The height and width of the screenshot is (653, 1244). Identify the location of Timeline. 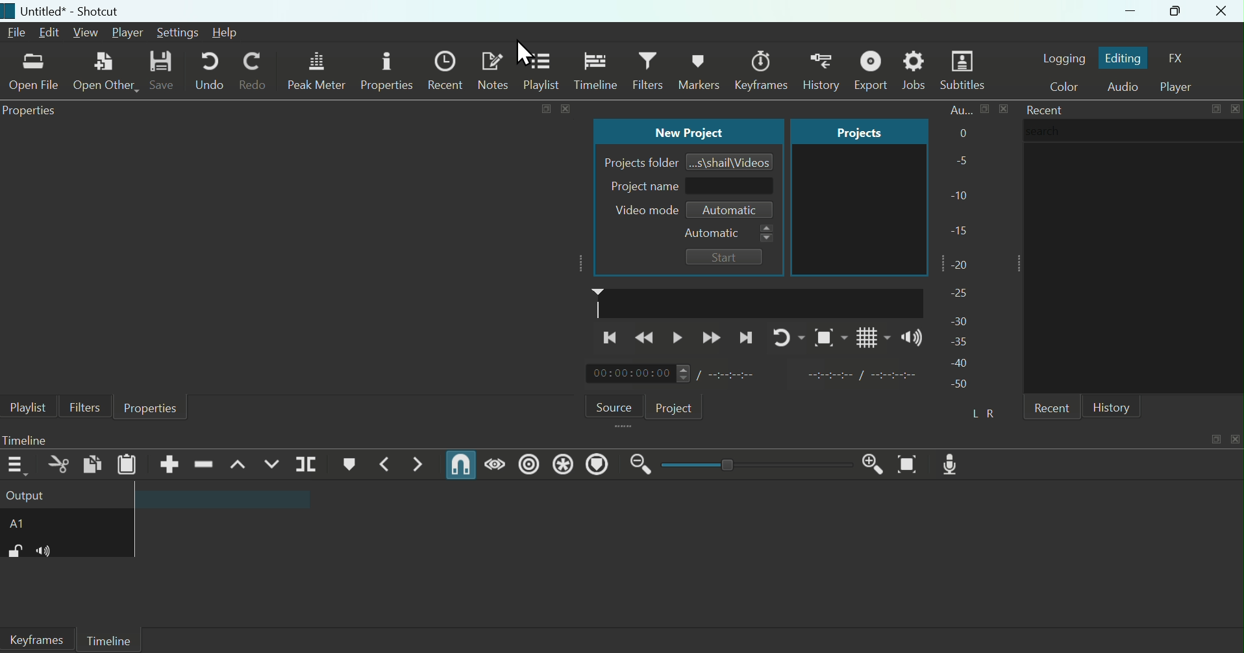
(595, 70).